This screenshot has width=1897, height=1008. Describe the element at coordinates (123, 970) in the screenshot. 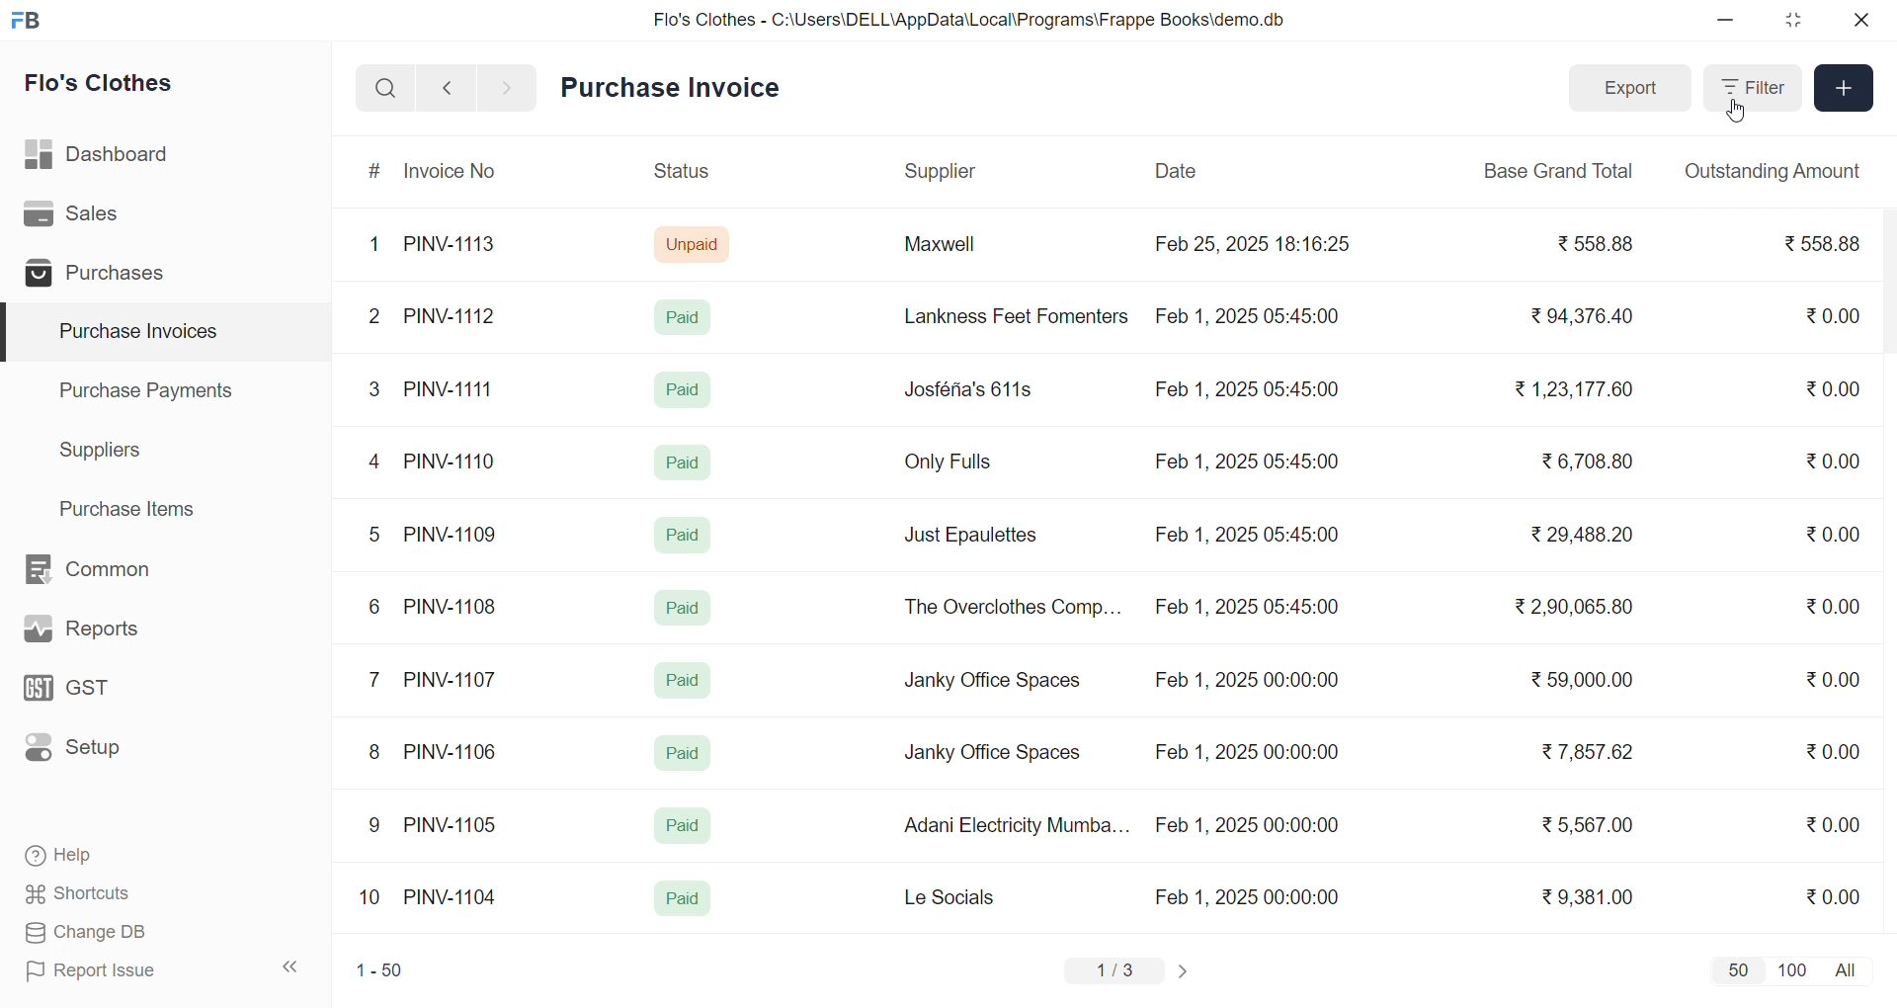

I see `Report Issue` at that location.